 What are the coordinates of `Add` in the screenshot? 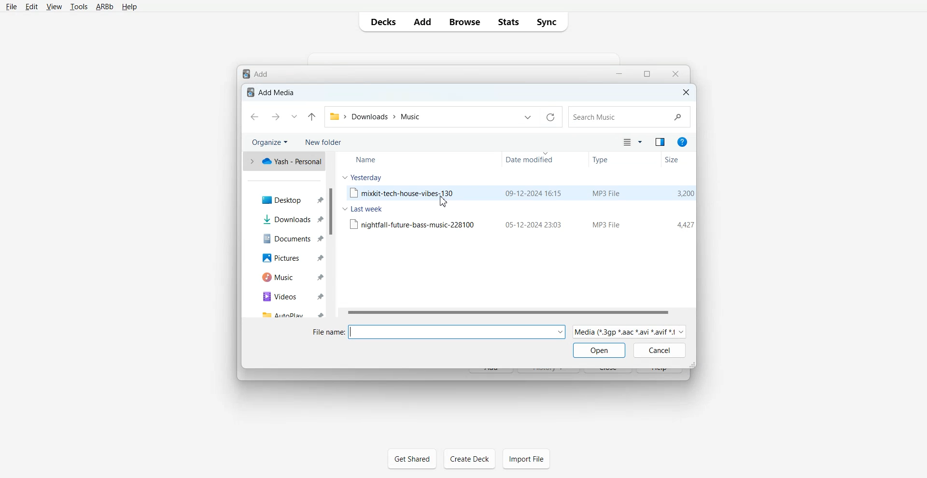 It's located at (423, 22).